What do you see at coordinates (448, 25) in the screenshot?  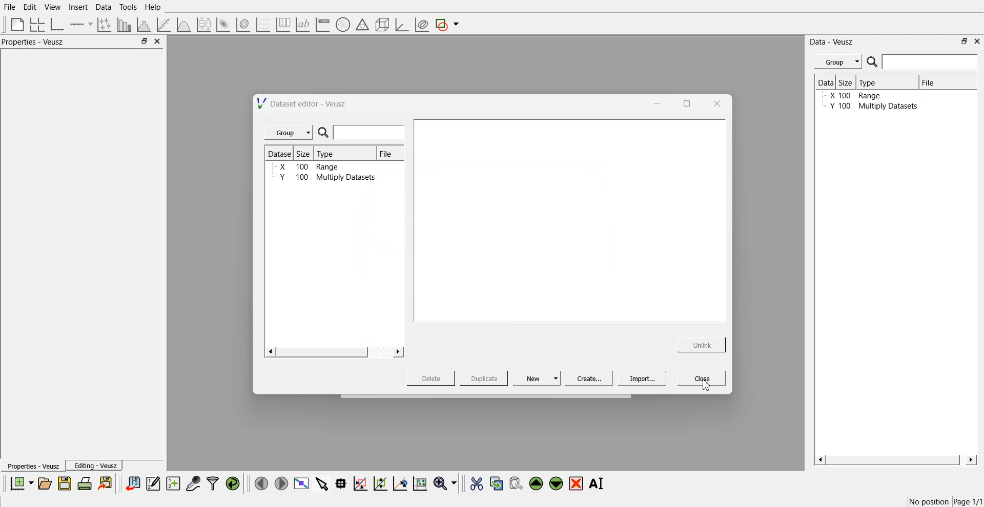 I see `add a shape` at bounding box center [448, 25].